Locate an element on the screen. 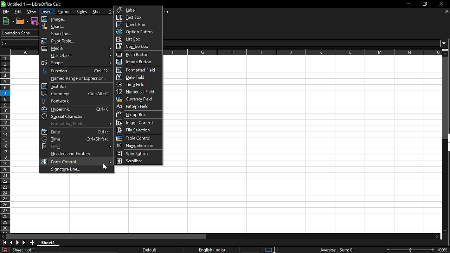 This screenshot has height=253, width=450. File section is located at coordinates (137, 130).